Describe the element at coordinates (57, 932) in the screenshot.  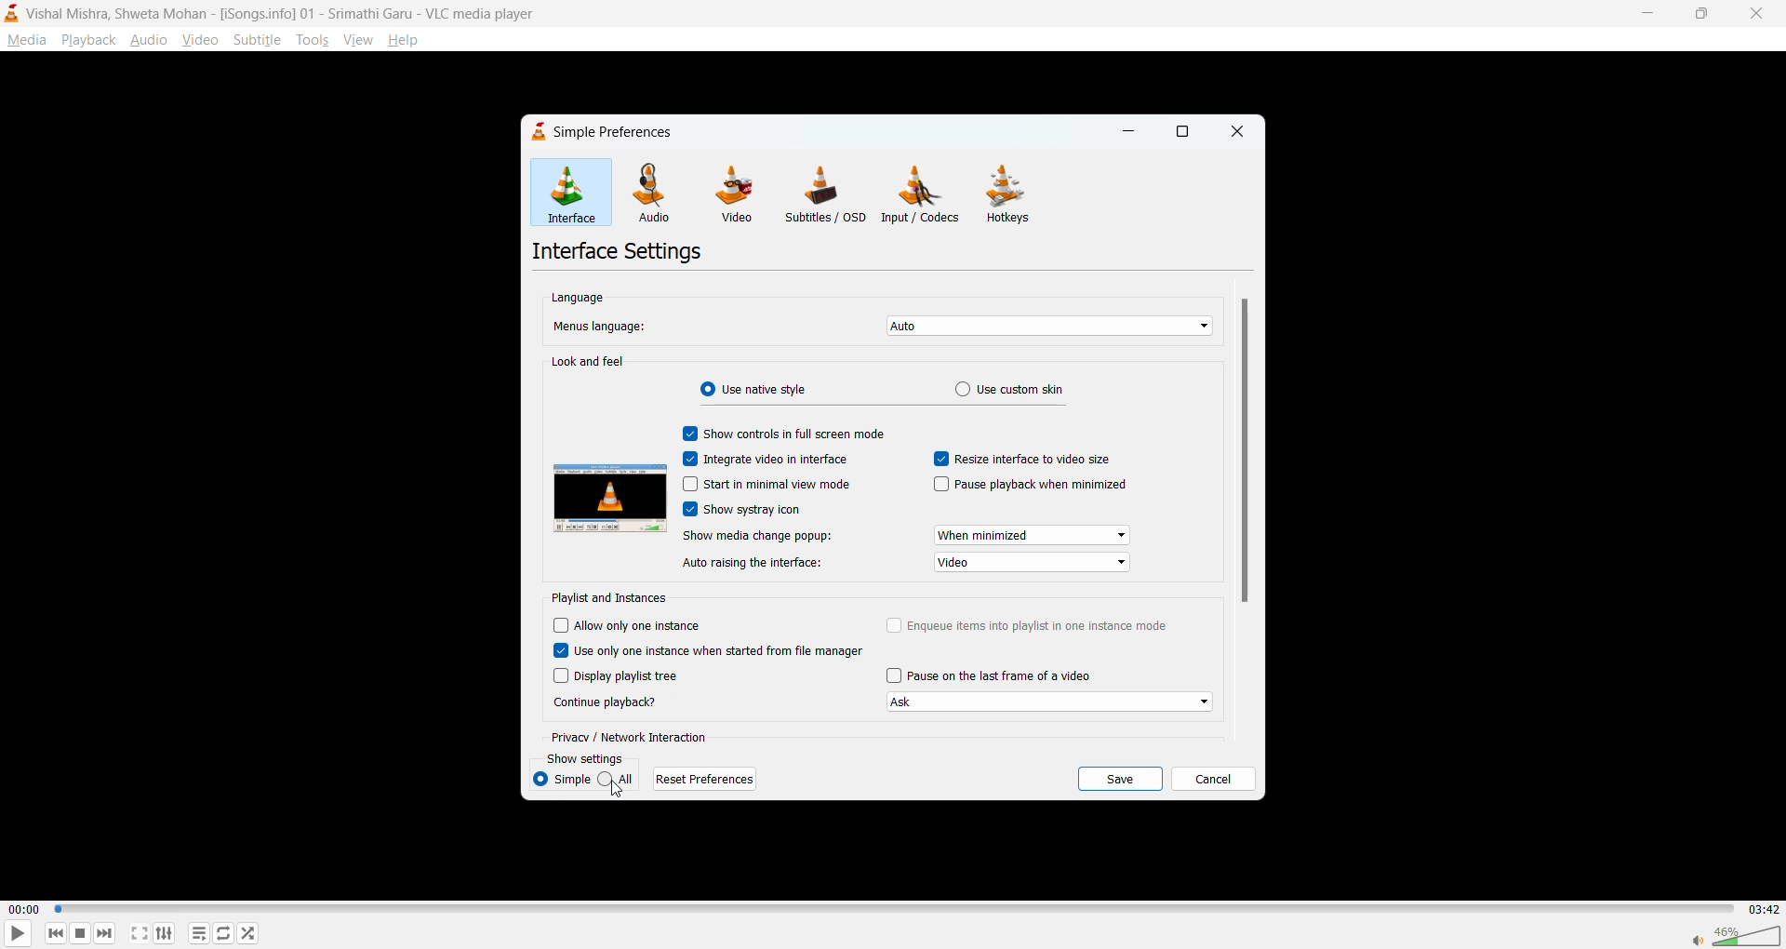
I see `previous` at that location.